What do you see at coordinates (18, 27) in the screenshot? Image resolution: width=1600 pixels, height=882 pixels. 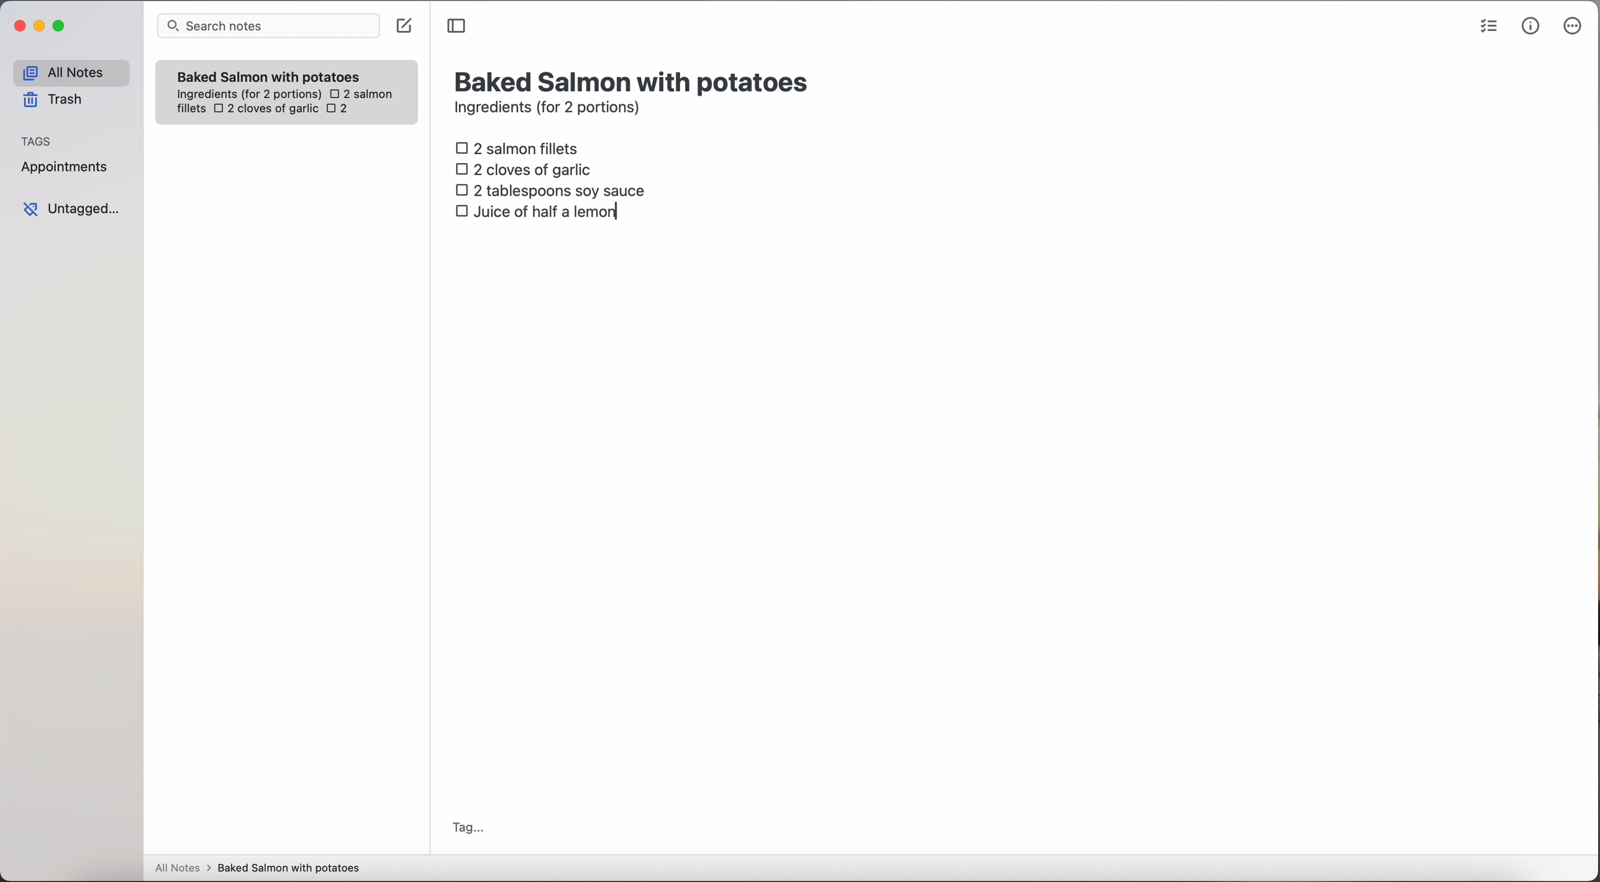 I see `close Simplenote` at bounding box center [18, 27].